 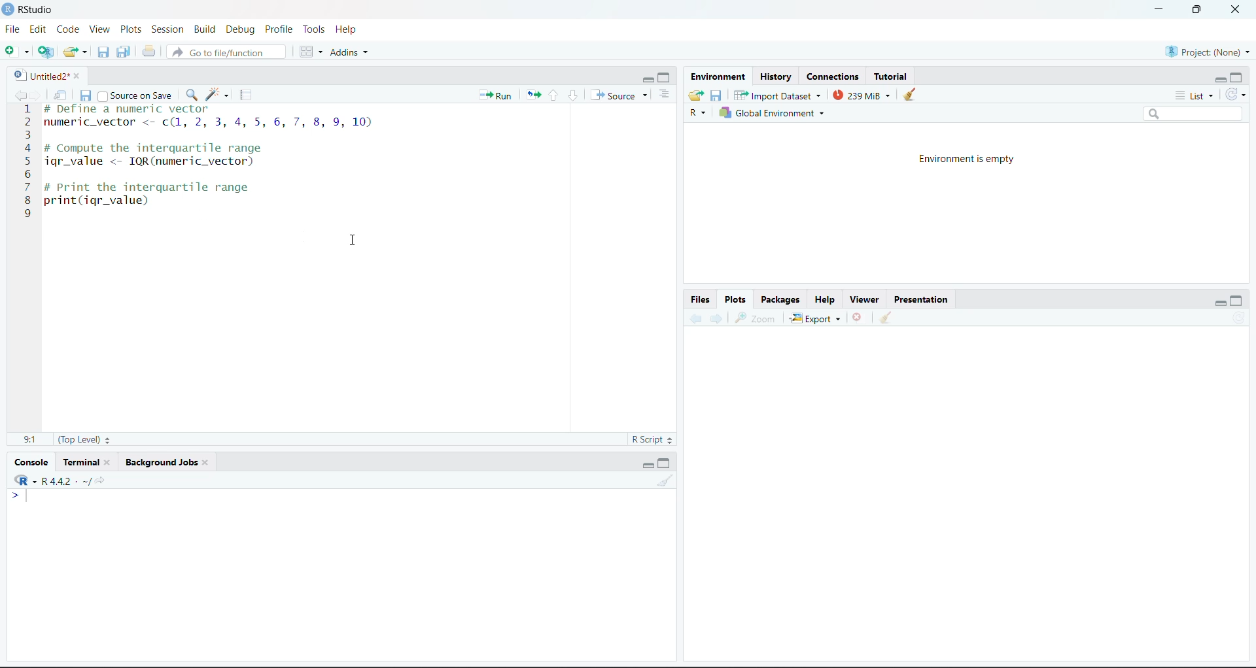 What do you see at coordinates (784, 114) in the screenshot?
I see `Global Environment` at bounding box center [784, 114].